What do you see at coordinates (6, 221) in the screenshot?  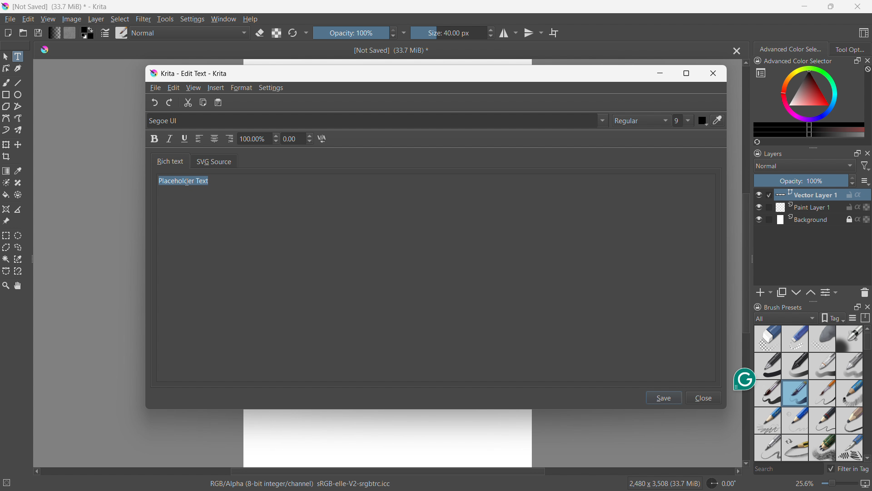 I see `reference images tool` at bounding box center [6, 221].